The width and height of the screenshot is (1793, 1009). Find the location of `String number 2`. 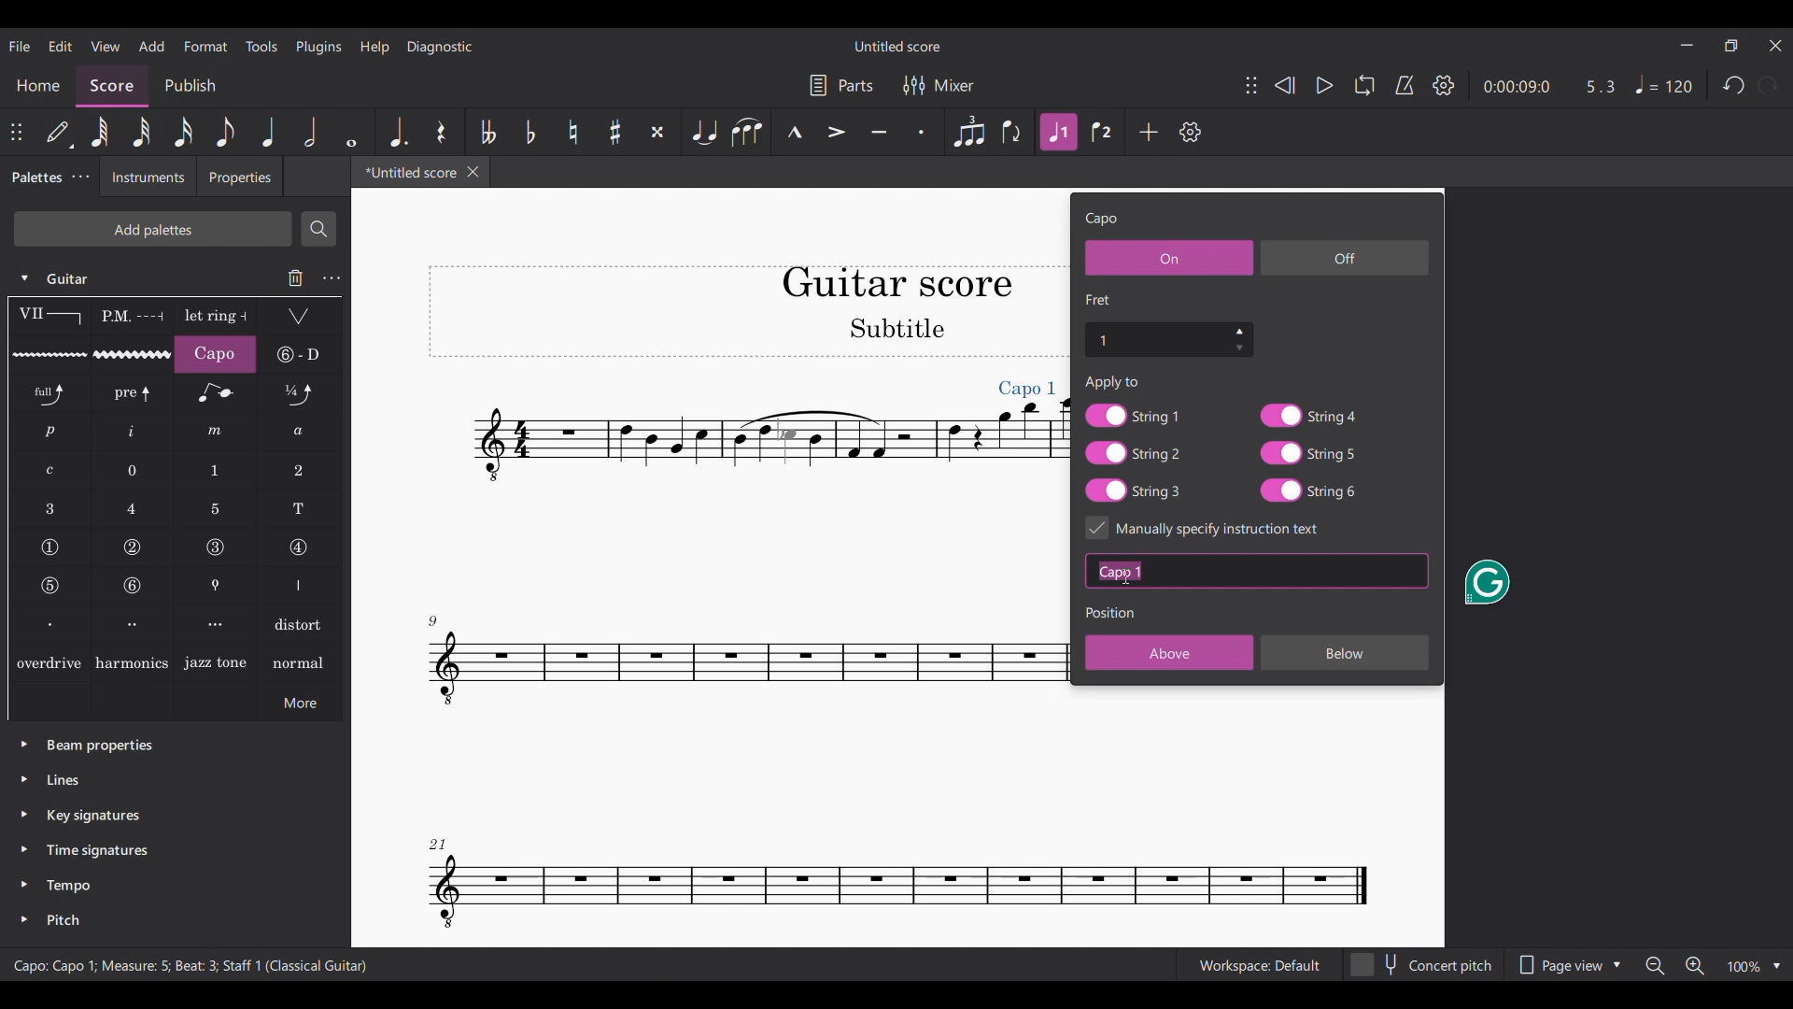

String number 2 is located at coordinates (134, 547).